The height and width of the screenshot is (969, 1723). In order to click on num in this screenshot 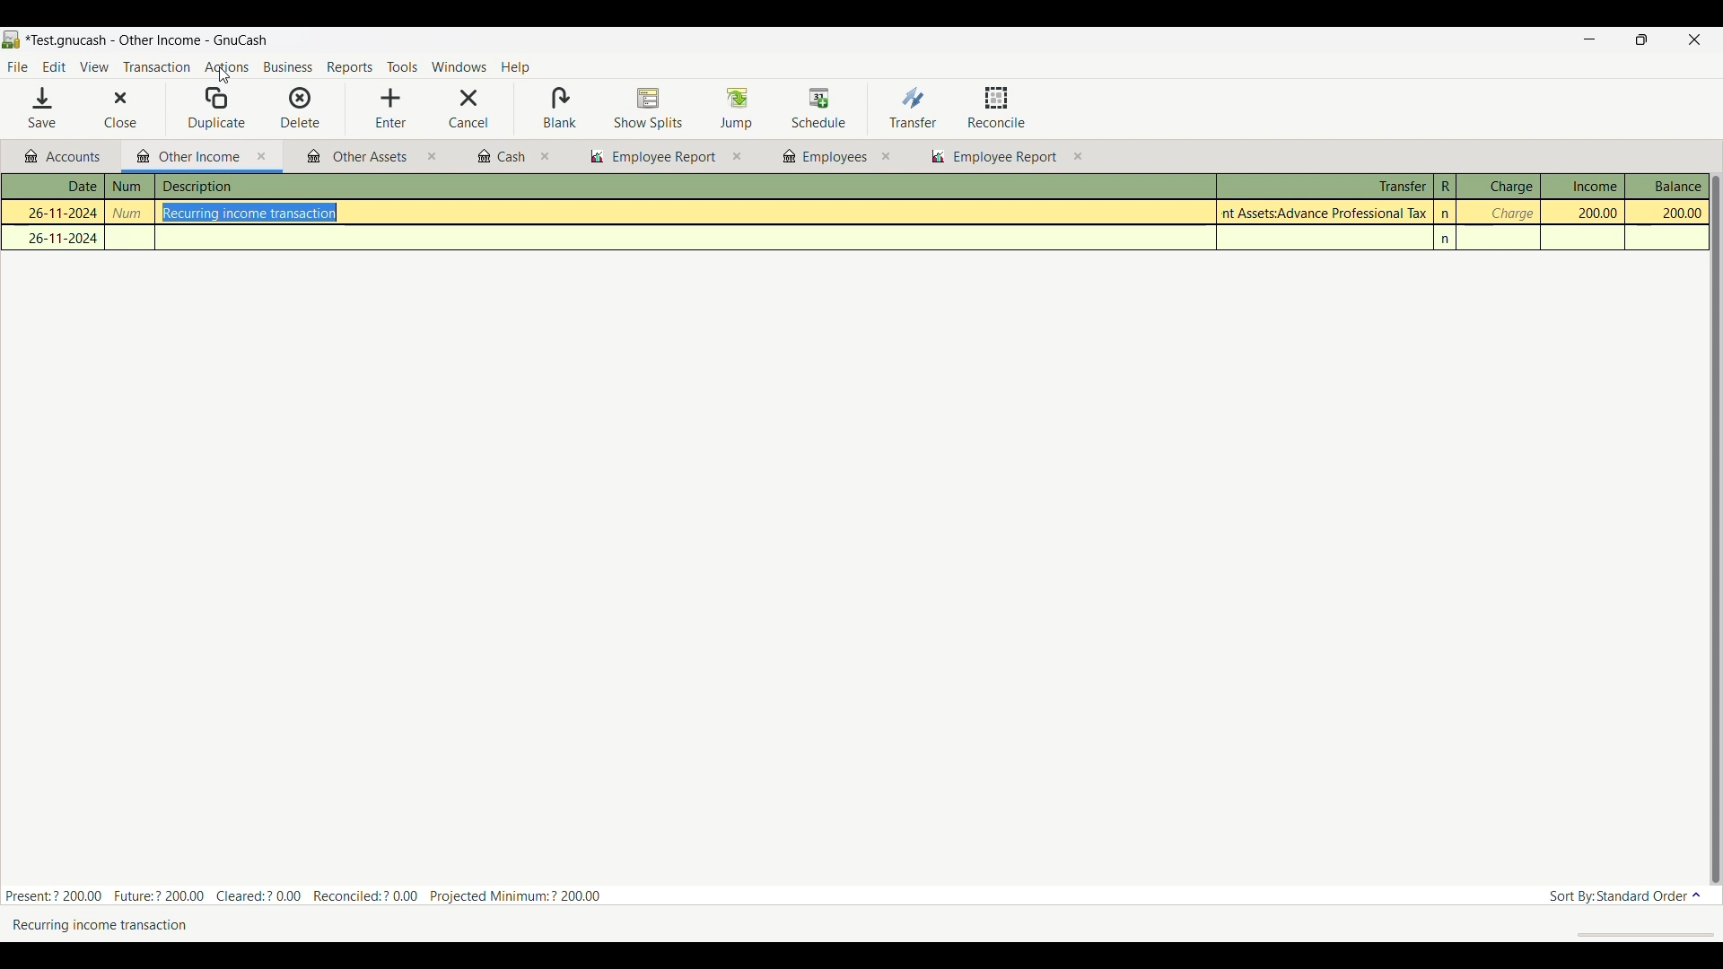, I will do `click(129, 187)`.